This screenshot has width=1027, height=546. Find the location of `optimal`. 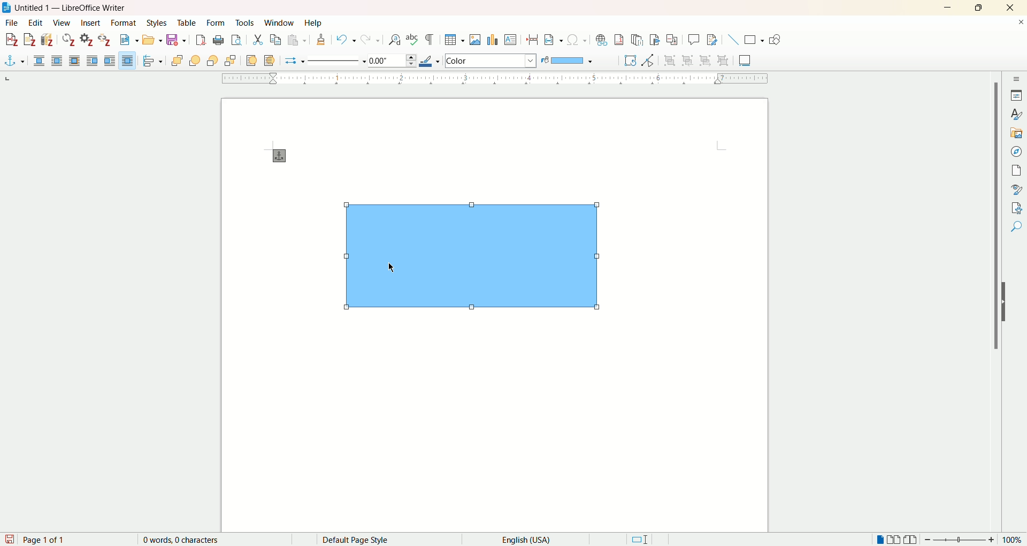

optimal is located at coordinates (75, 60).